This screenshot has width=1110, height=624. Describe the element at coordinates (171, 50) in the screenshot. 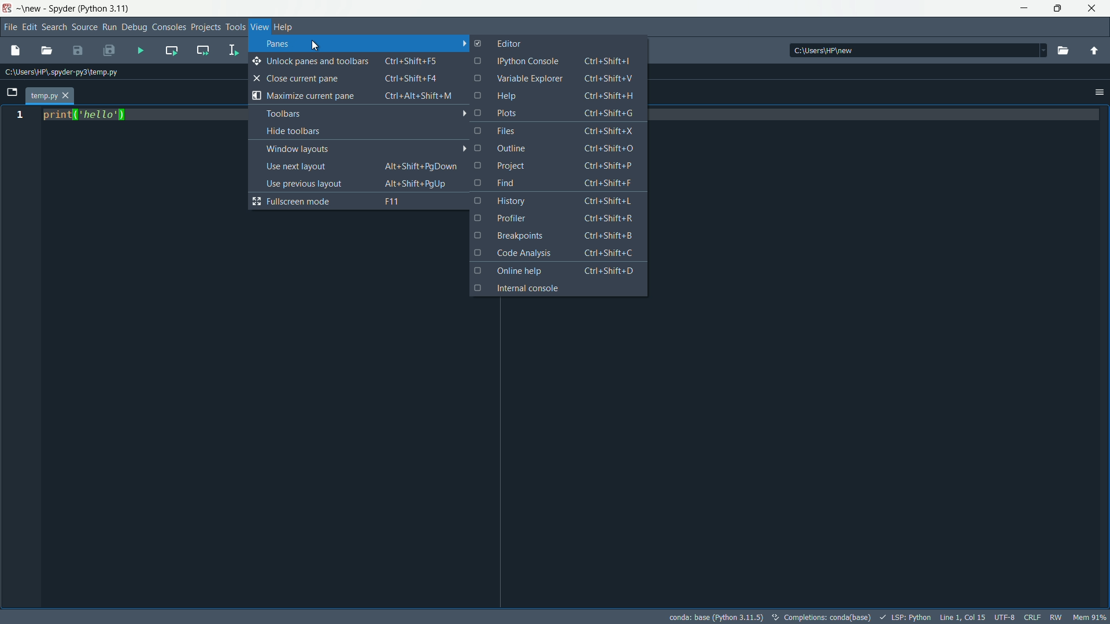

I see `run current cell` at that location.